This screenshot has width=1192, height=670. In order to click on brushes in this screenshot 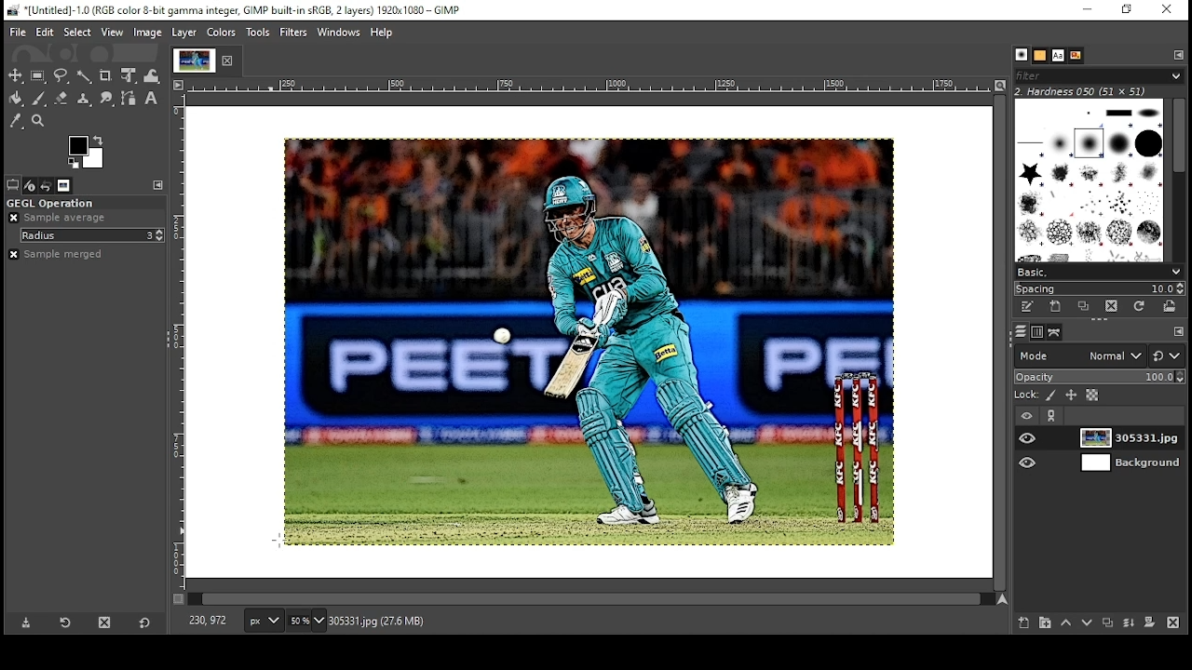, I will do `click(1091, 182)`.